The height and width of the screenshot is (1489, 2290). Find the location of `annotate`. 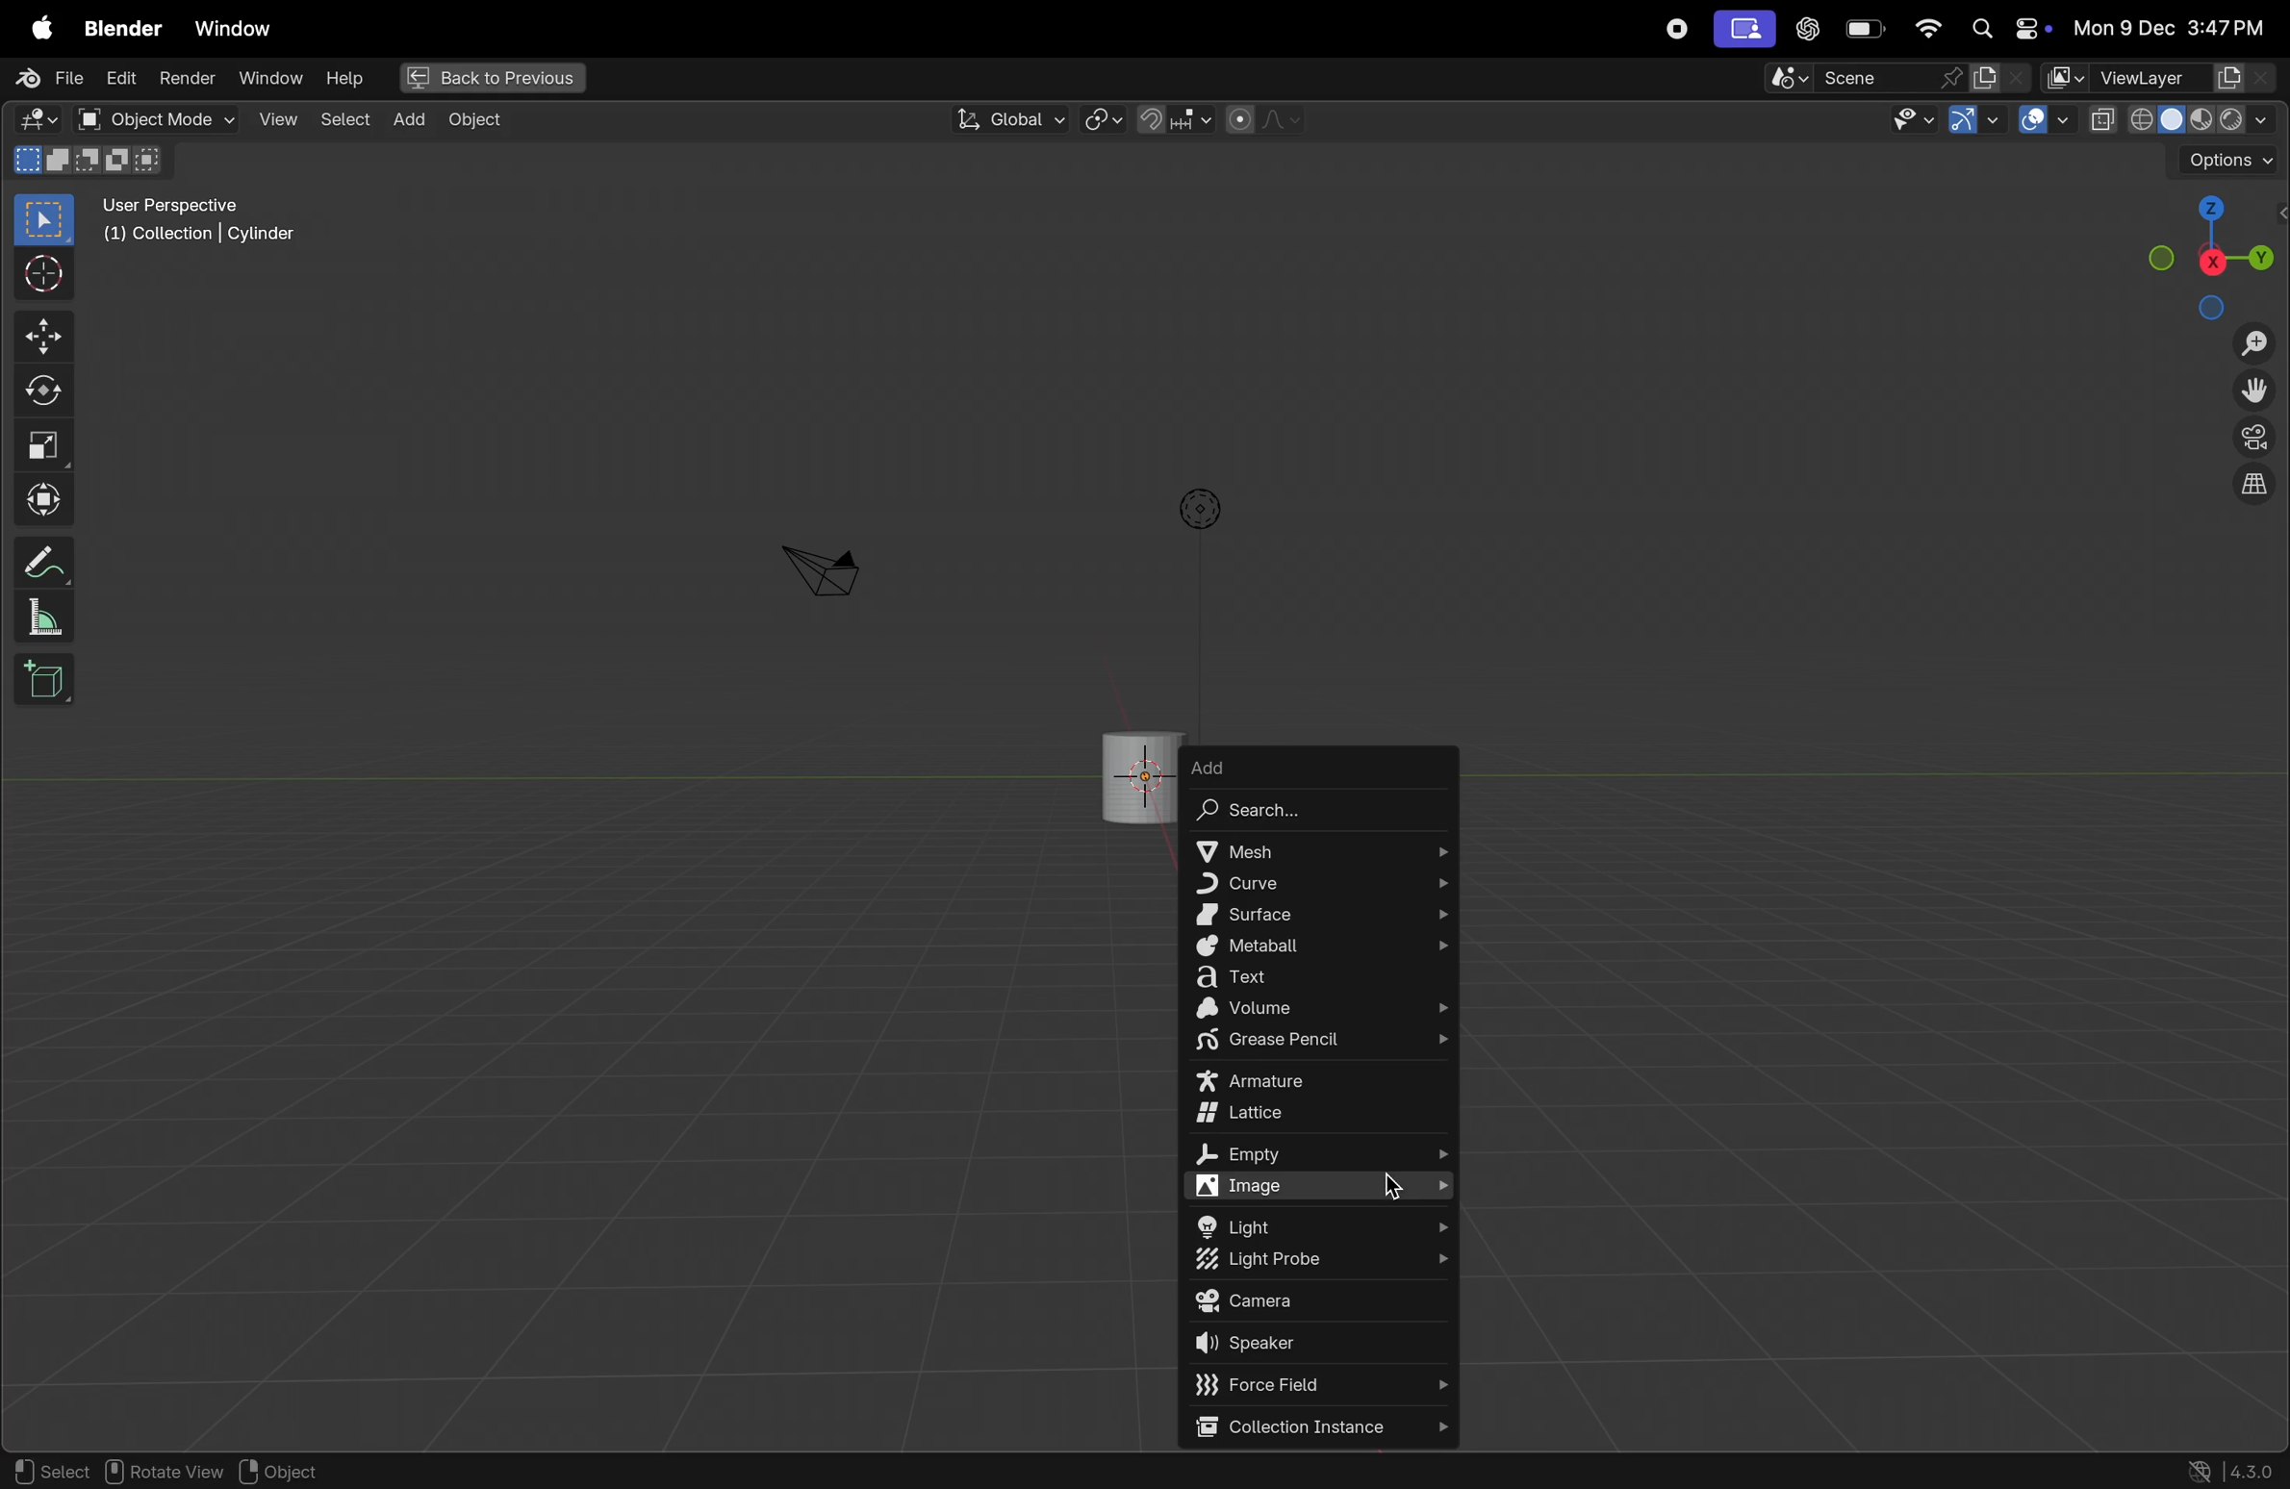

annotate is located at coordinates (39, 562).